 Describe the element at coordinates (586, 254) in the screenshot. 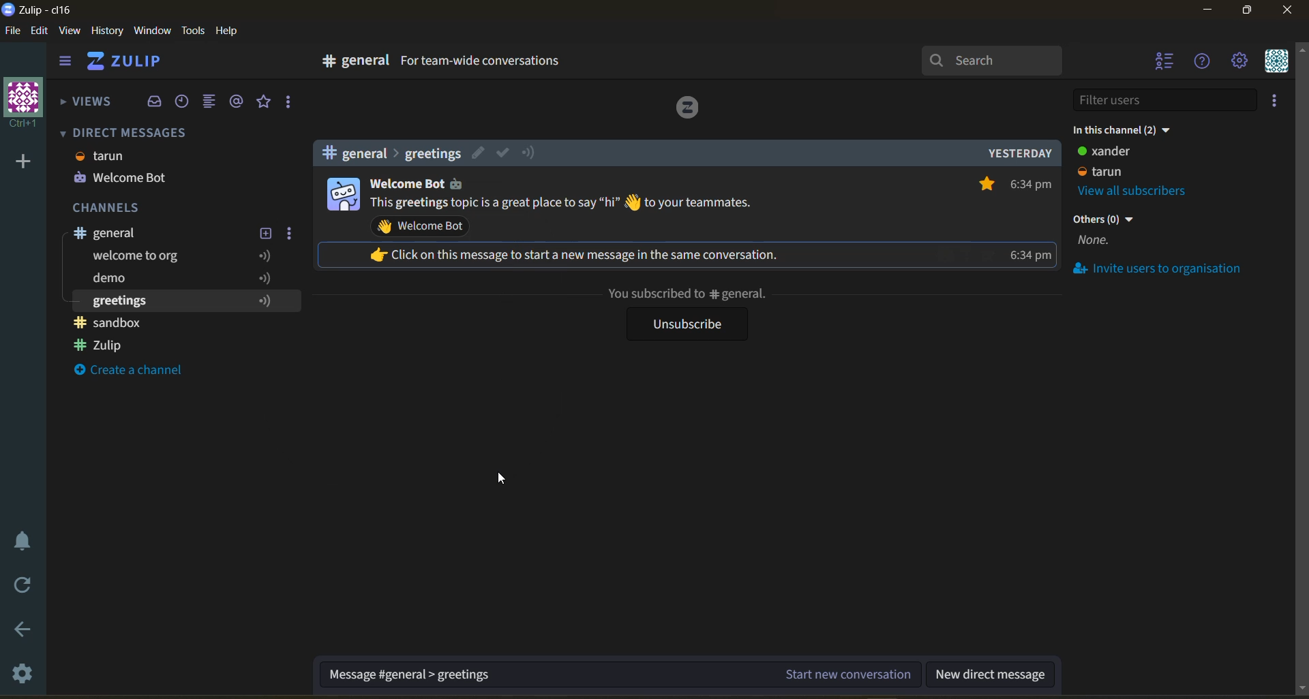

I see `click on this message to start a new message` at that location.